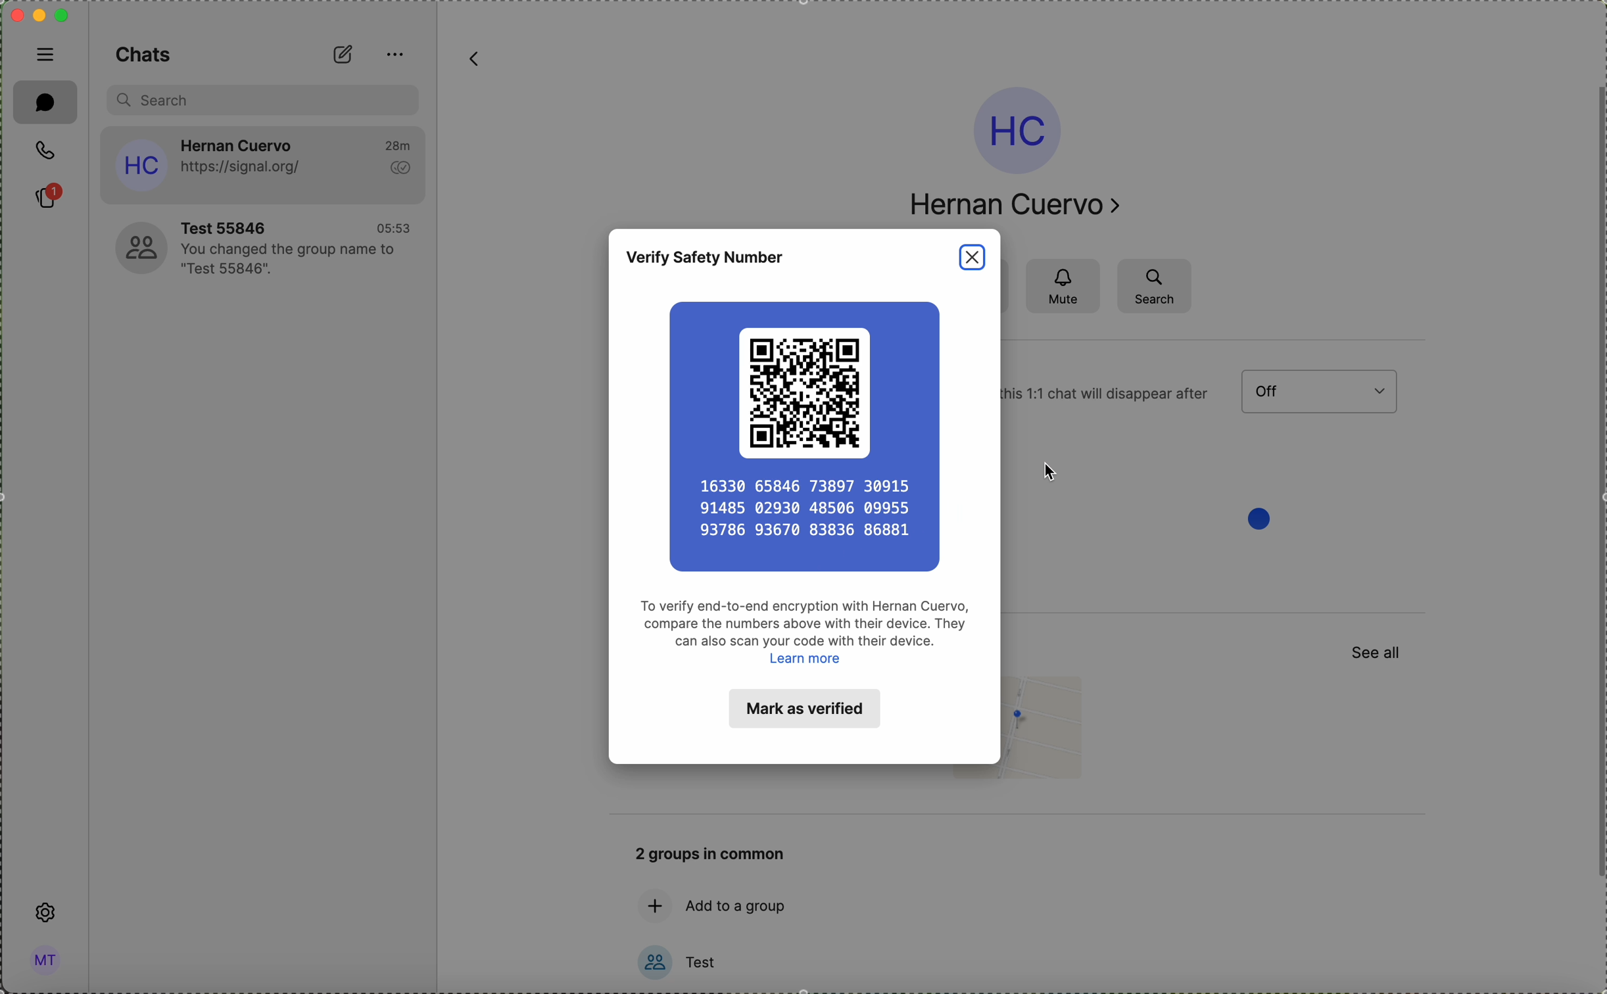 This screenshot has width=1607, height=994. I want to click on Test 55846, so click(232, 224).